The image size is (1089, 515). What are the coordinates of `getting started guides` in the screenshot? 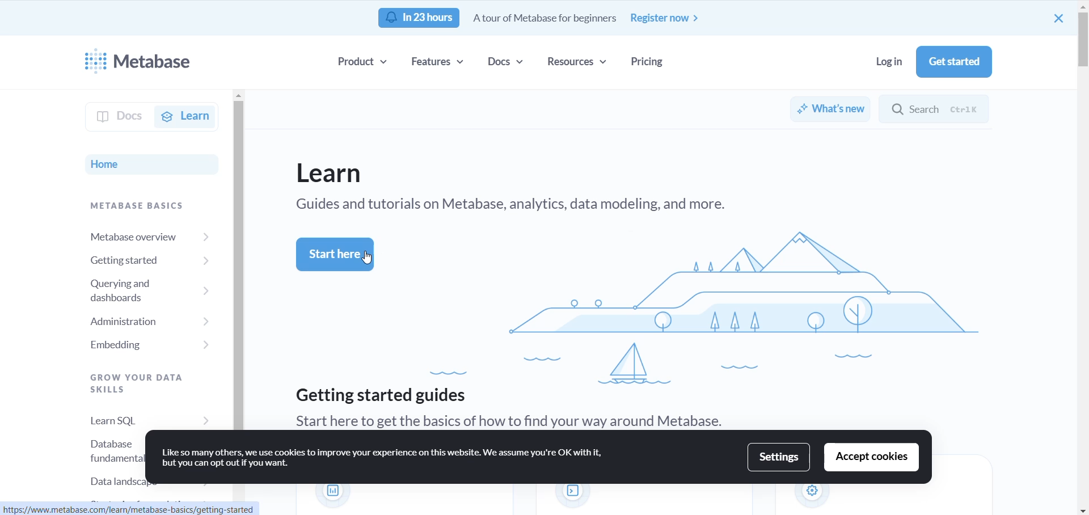 It's located at (382, 395).